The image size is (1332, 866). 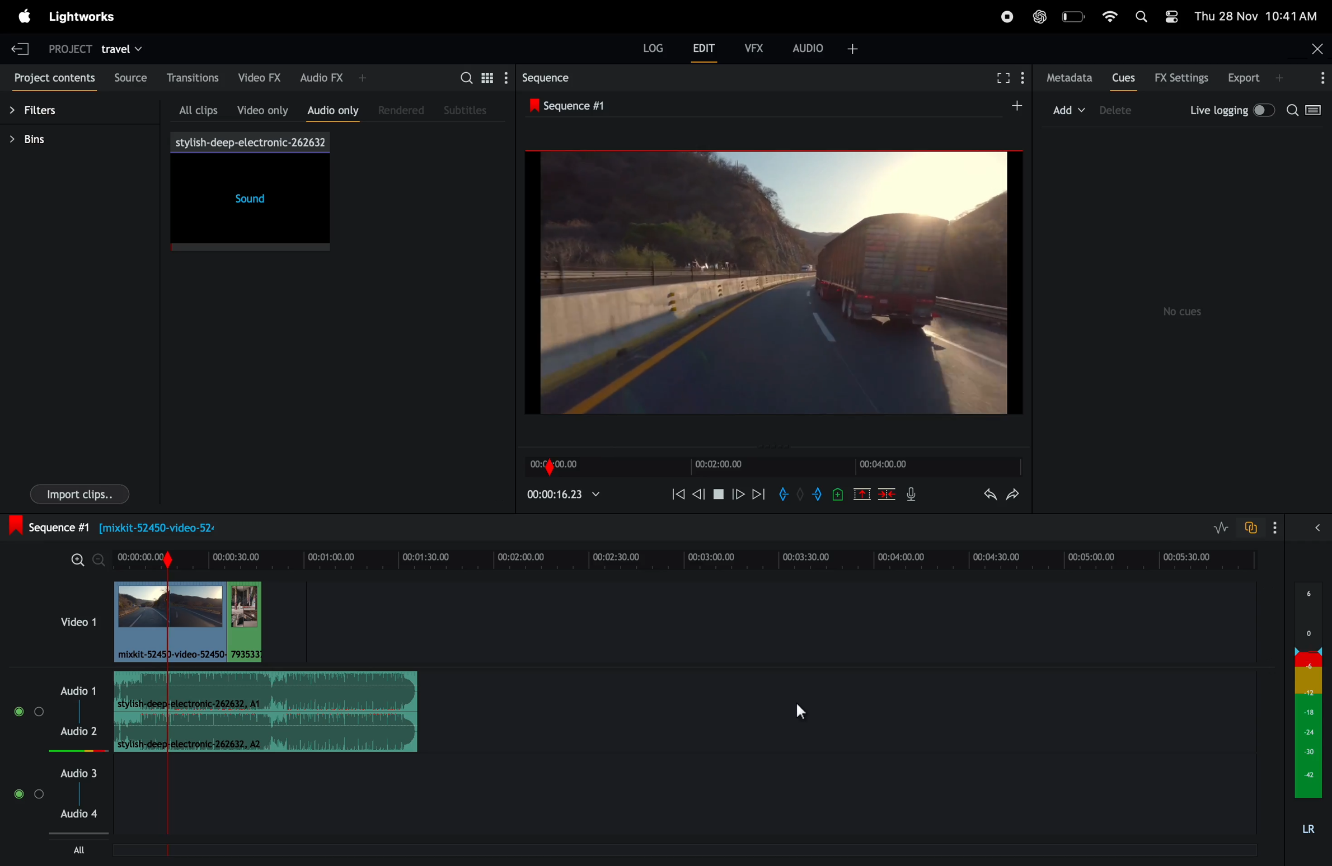 I want to click on redo, so click(x=1014, y=493).